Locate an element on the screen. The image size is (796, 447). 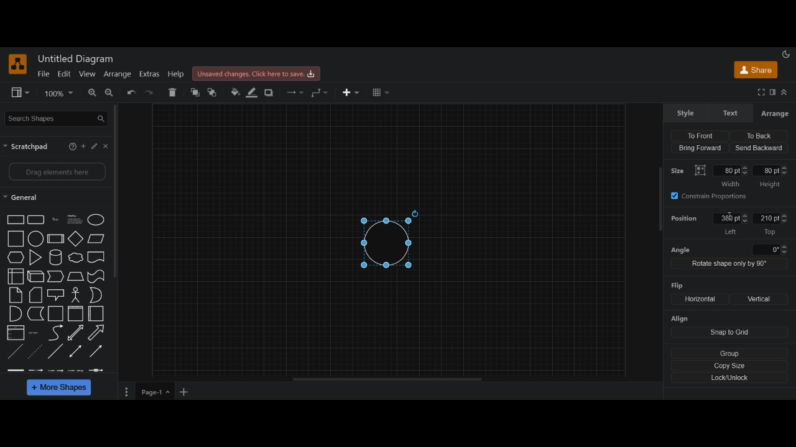
dotted line is located at coordinates (16, 353).